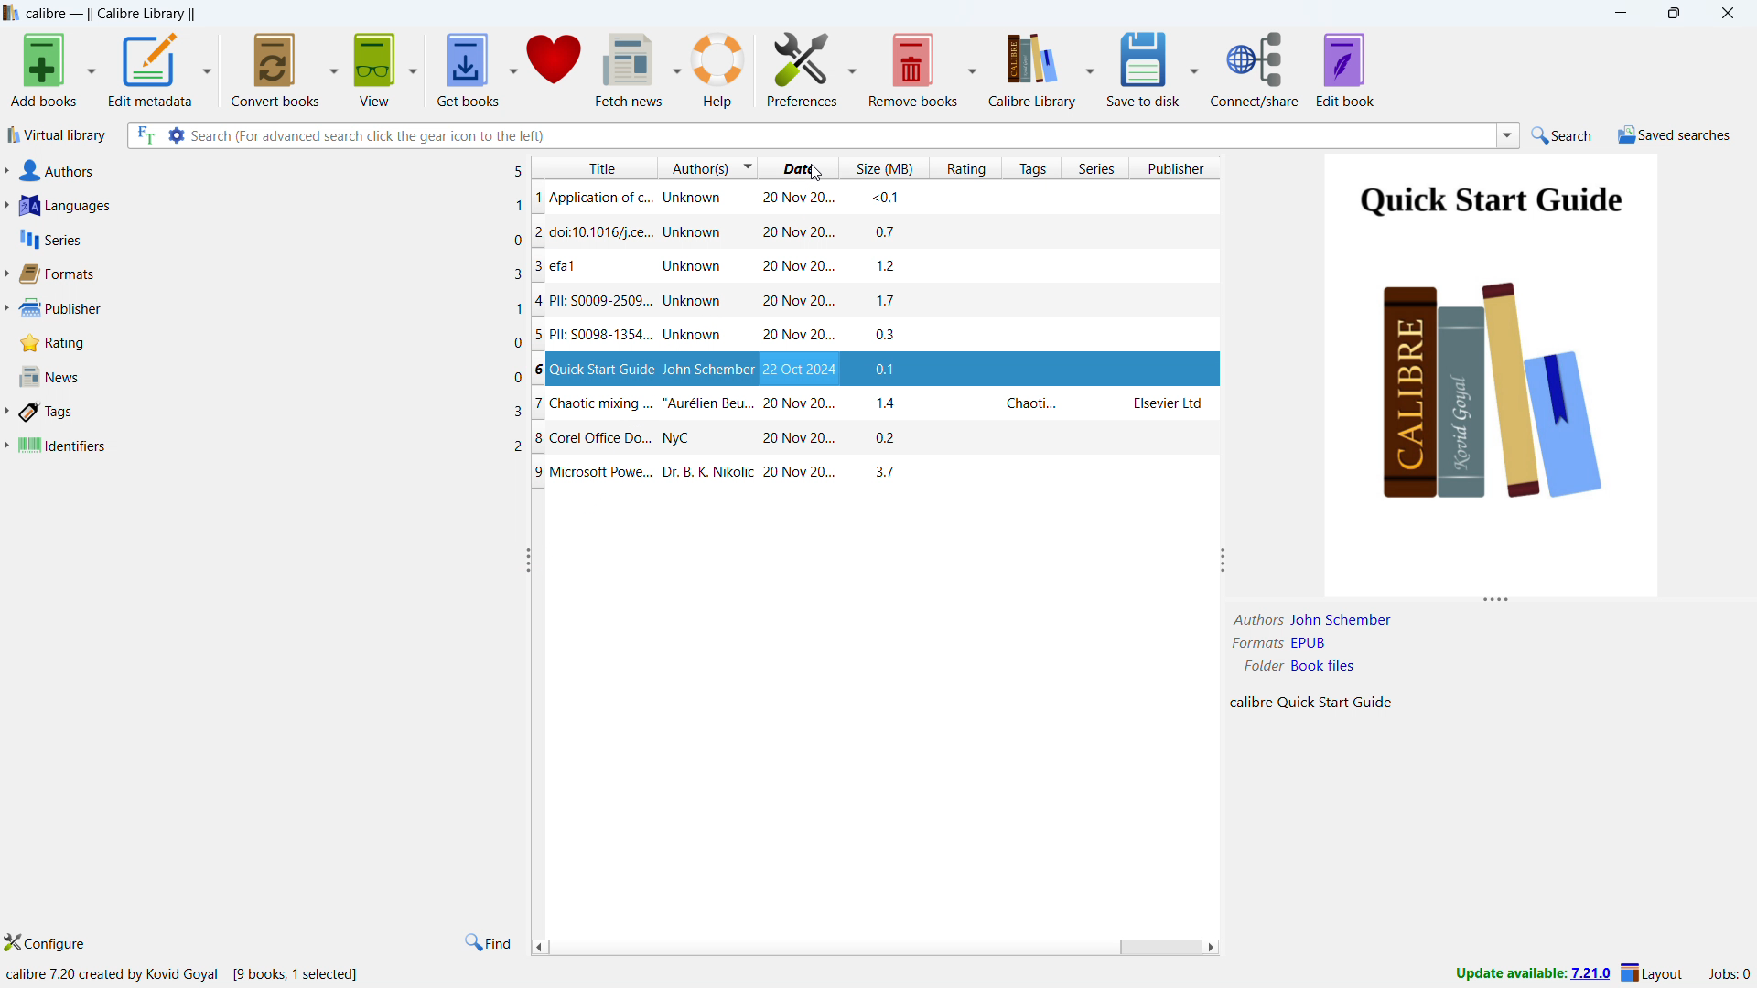 This screenshot has height=988, width=1757. What do you see at coordinates (591, 440) in the screenshot?
I see `8 Corel Office Do...` at bounding box center [591, 440].